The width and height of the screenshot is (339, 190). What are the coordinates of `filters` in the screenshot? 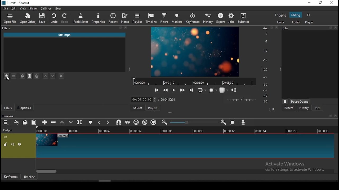 It's located at (9, 108).